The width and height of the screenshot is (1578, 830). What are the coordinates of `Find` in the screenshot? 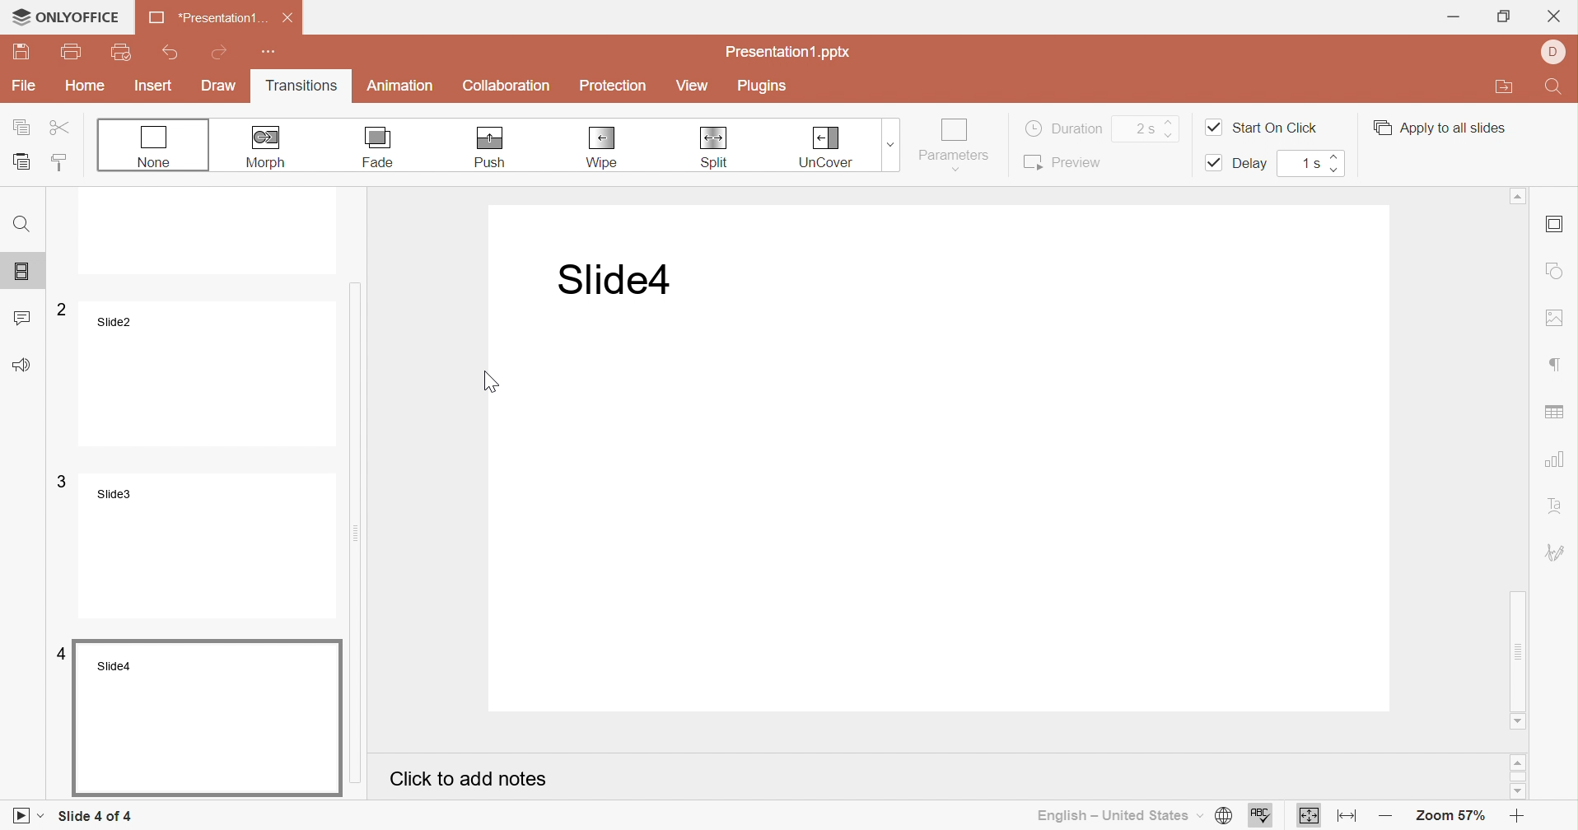 It's located at (1556, 89).